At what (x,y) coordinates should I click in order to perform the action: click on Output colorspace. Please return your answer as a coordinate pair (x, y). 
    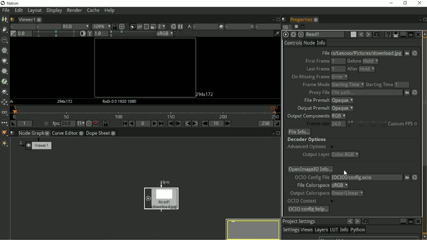
    Looking at the image, I should click on (328, 193).